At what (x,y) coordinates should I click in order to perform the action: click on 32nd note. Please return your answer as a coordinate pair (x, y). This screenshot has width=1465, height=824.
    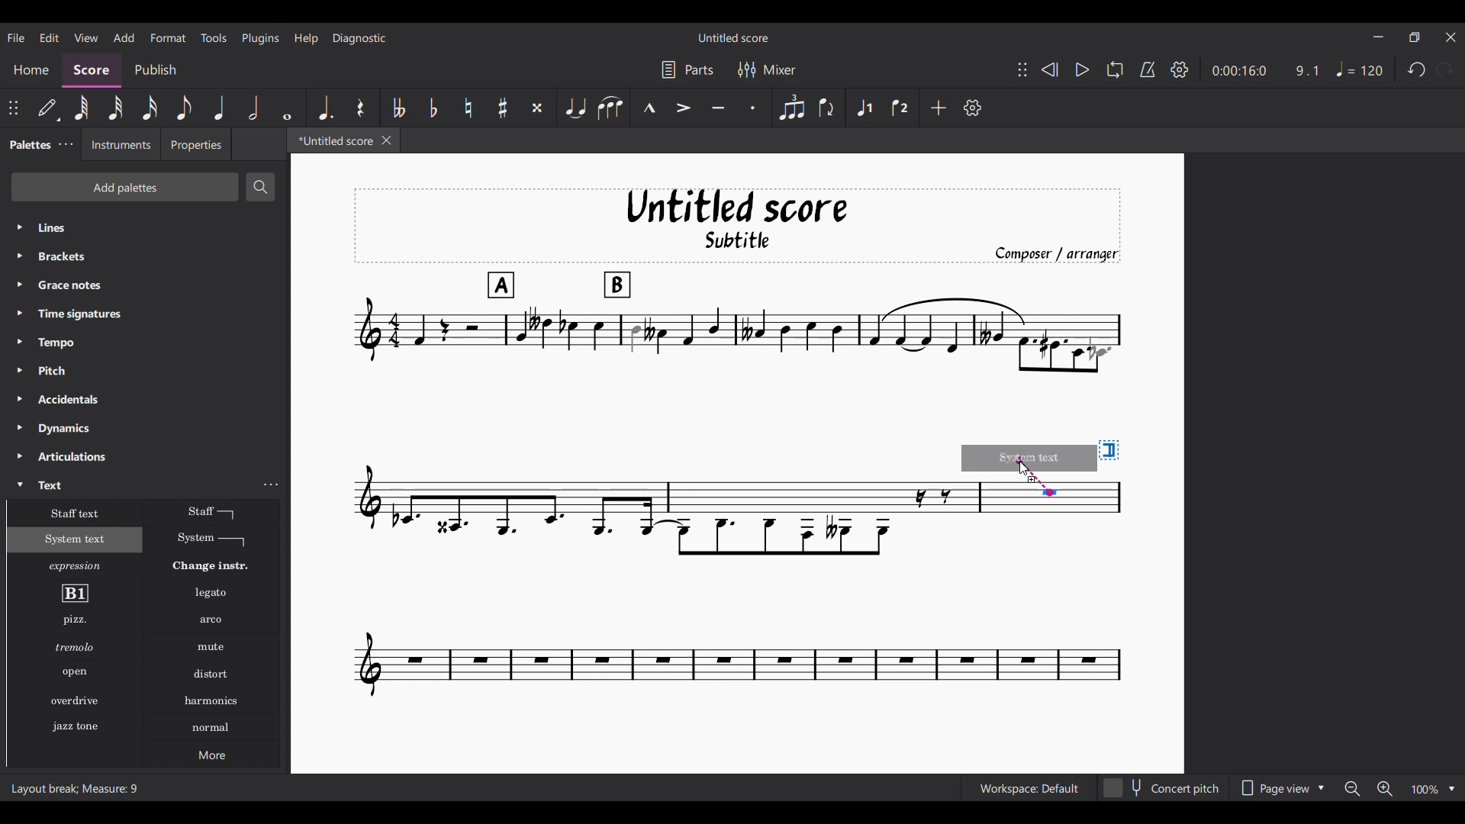
    Looking at the image, I should click on (115, 108).